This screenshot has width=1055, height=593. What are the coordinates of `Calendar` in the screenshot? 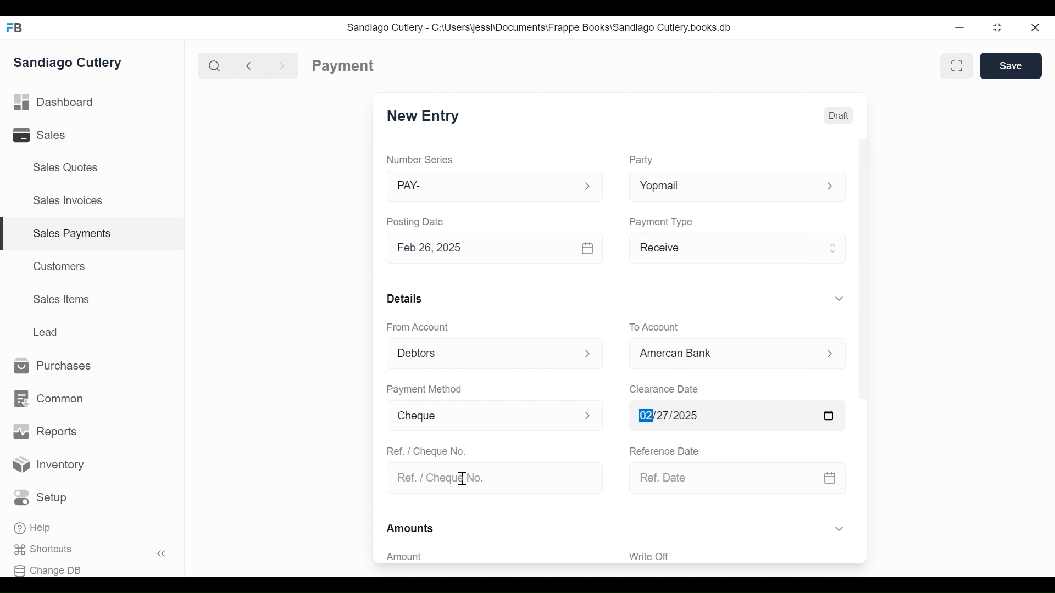 It's located at (588, 249).